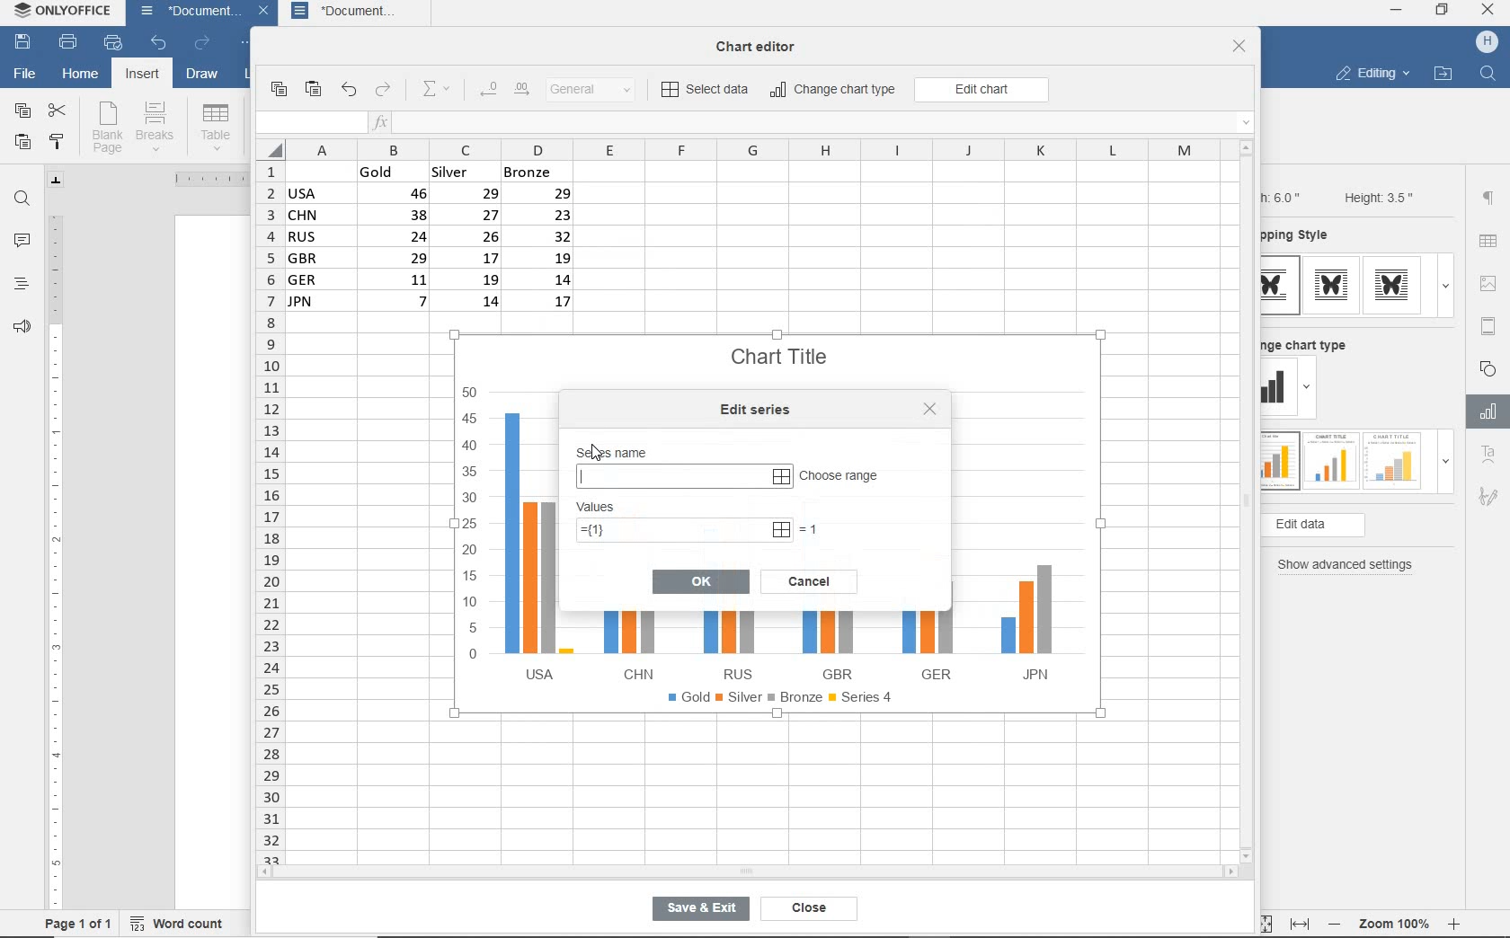  What do you see at coordinates (1331, 285) in the screenshot?
I see `type 2` at bounding box center [1331, 285].